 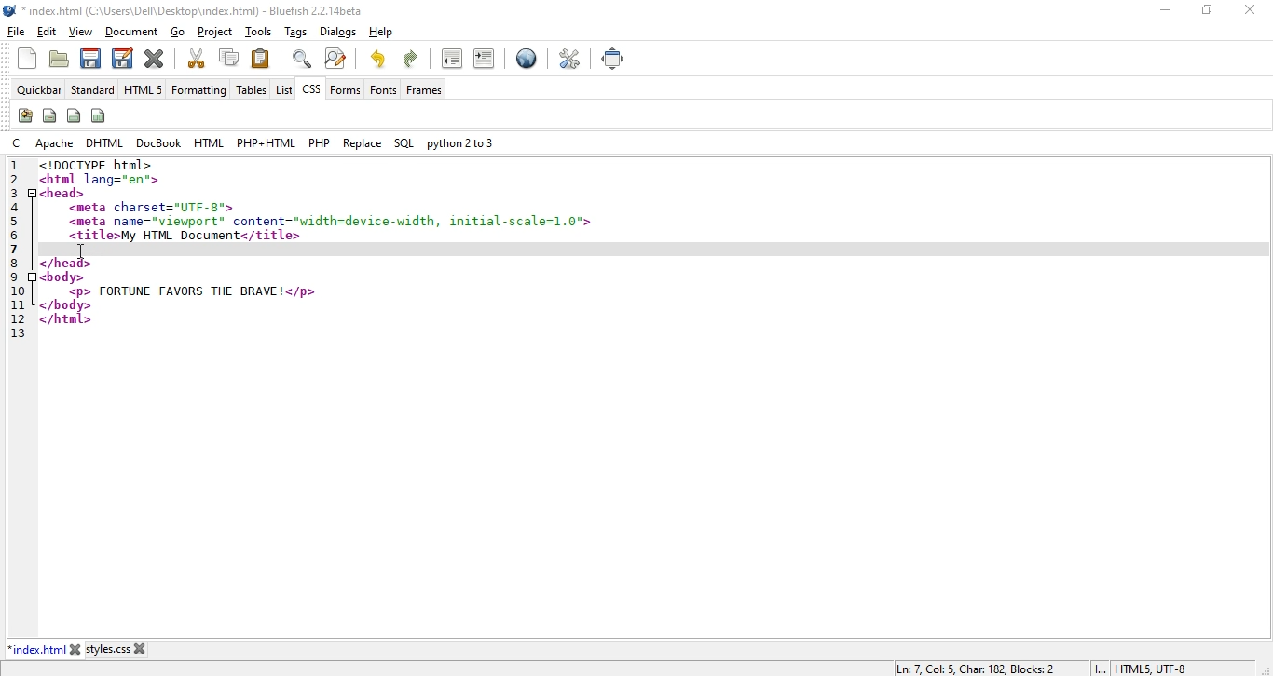 What do you see at coordinates (19, 237) in the screenshot?
I see `6` at bounding box center [19, 237].